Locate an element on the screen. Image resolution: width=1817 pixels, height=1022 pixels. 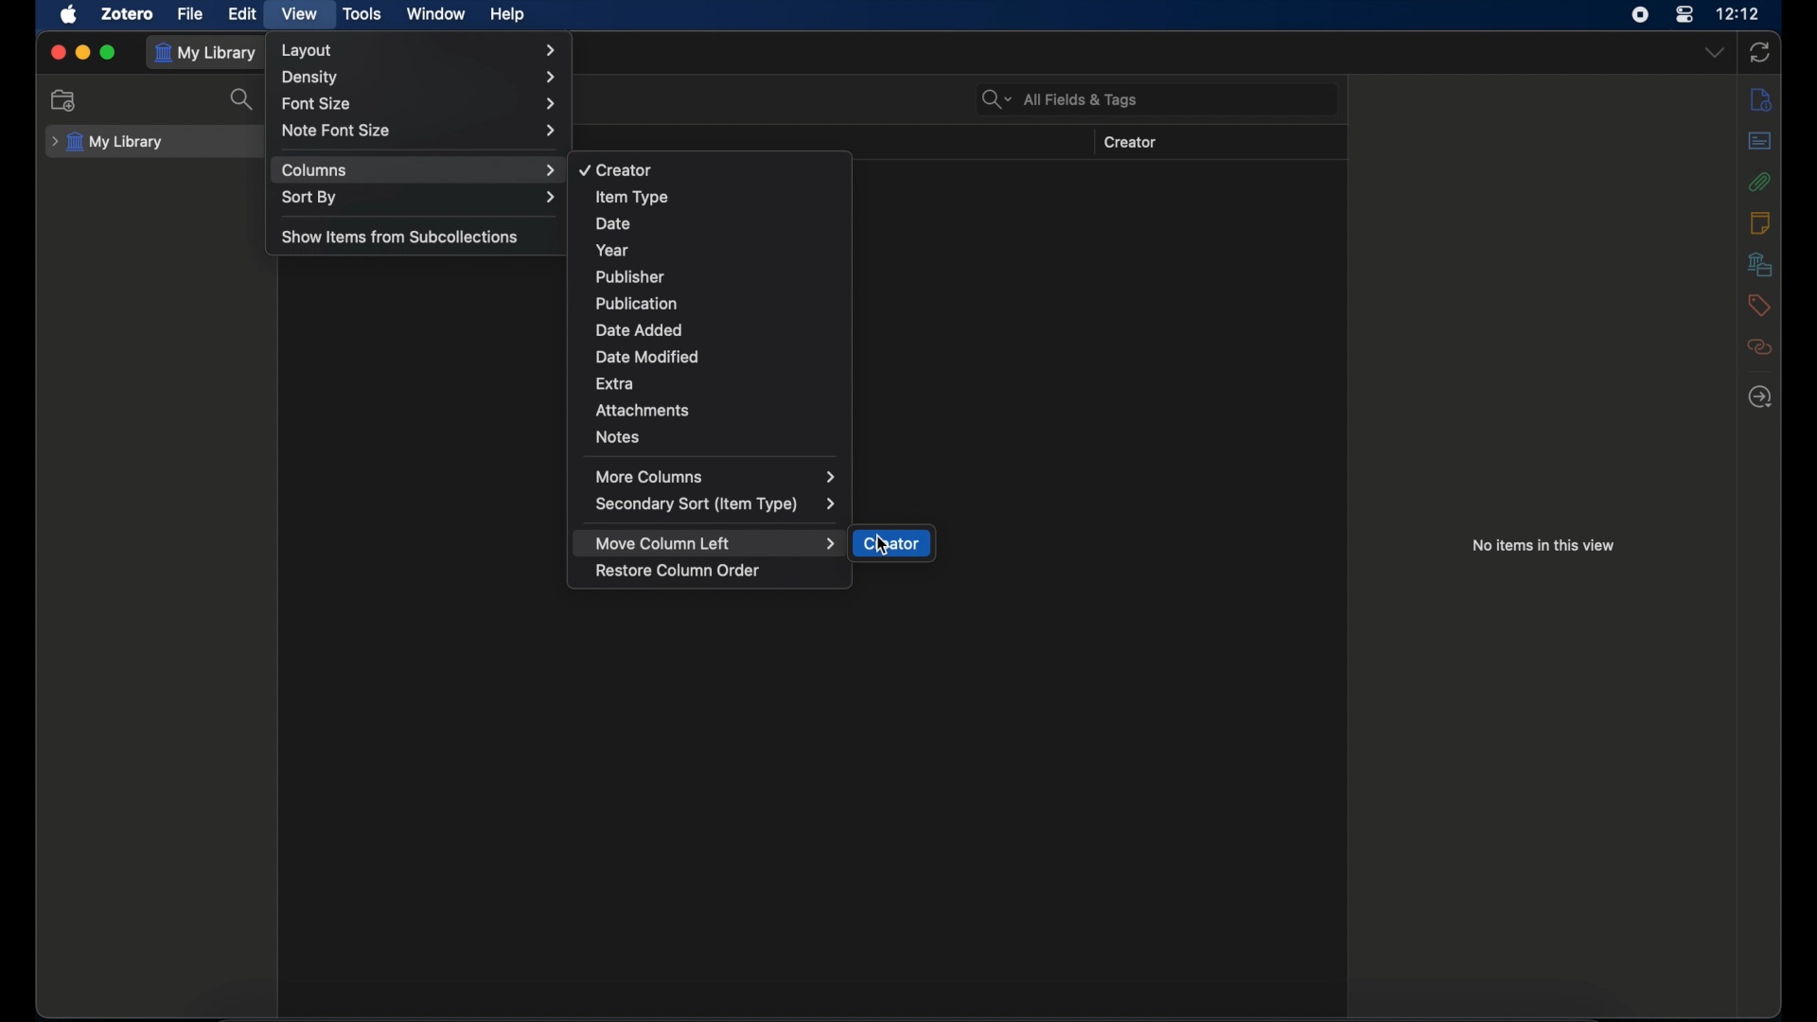
cursor is located at coordinates (882, 544).